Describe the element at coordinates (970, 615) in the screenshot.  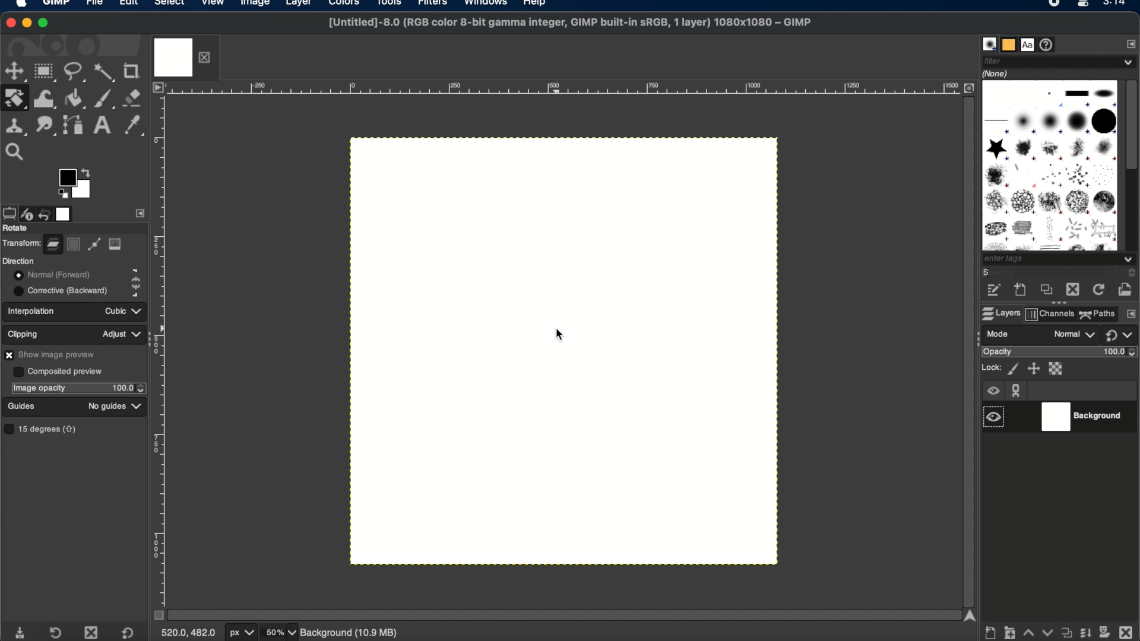
I see `scroll up arrow` at that location.